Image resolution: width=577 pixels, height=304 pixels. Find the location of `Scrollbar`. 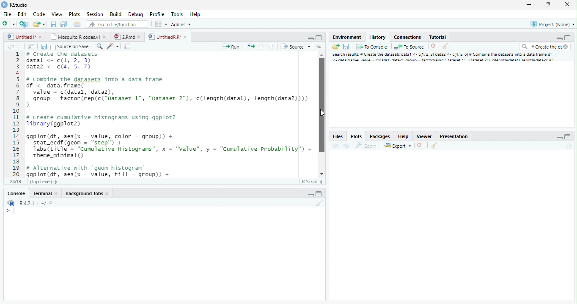

Scrollbar is located at coordinates (321, 113).